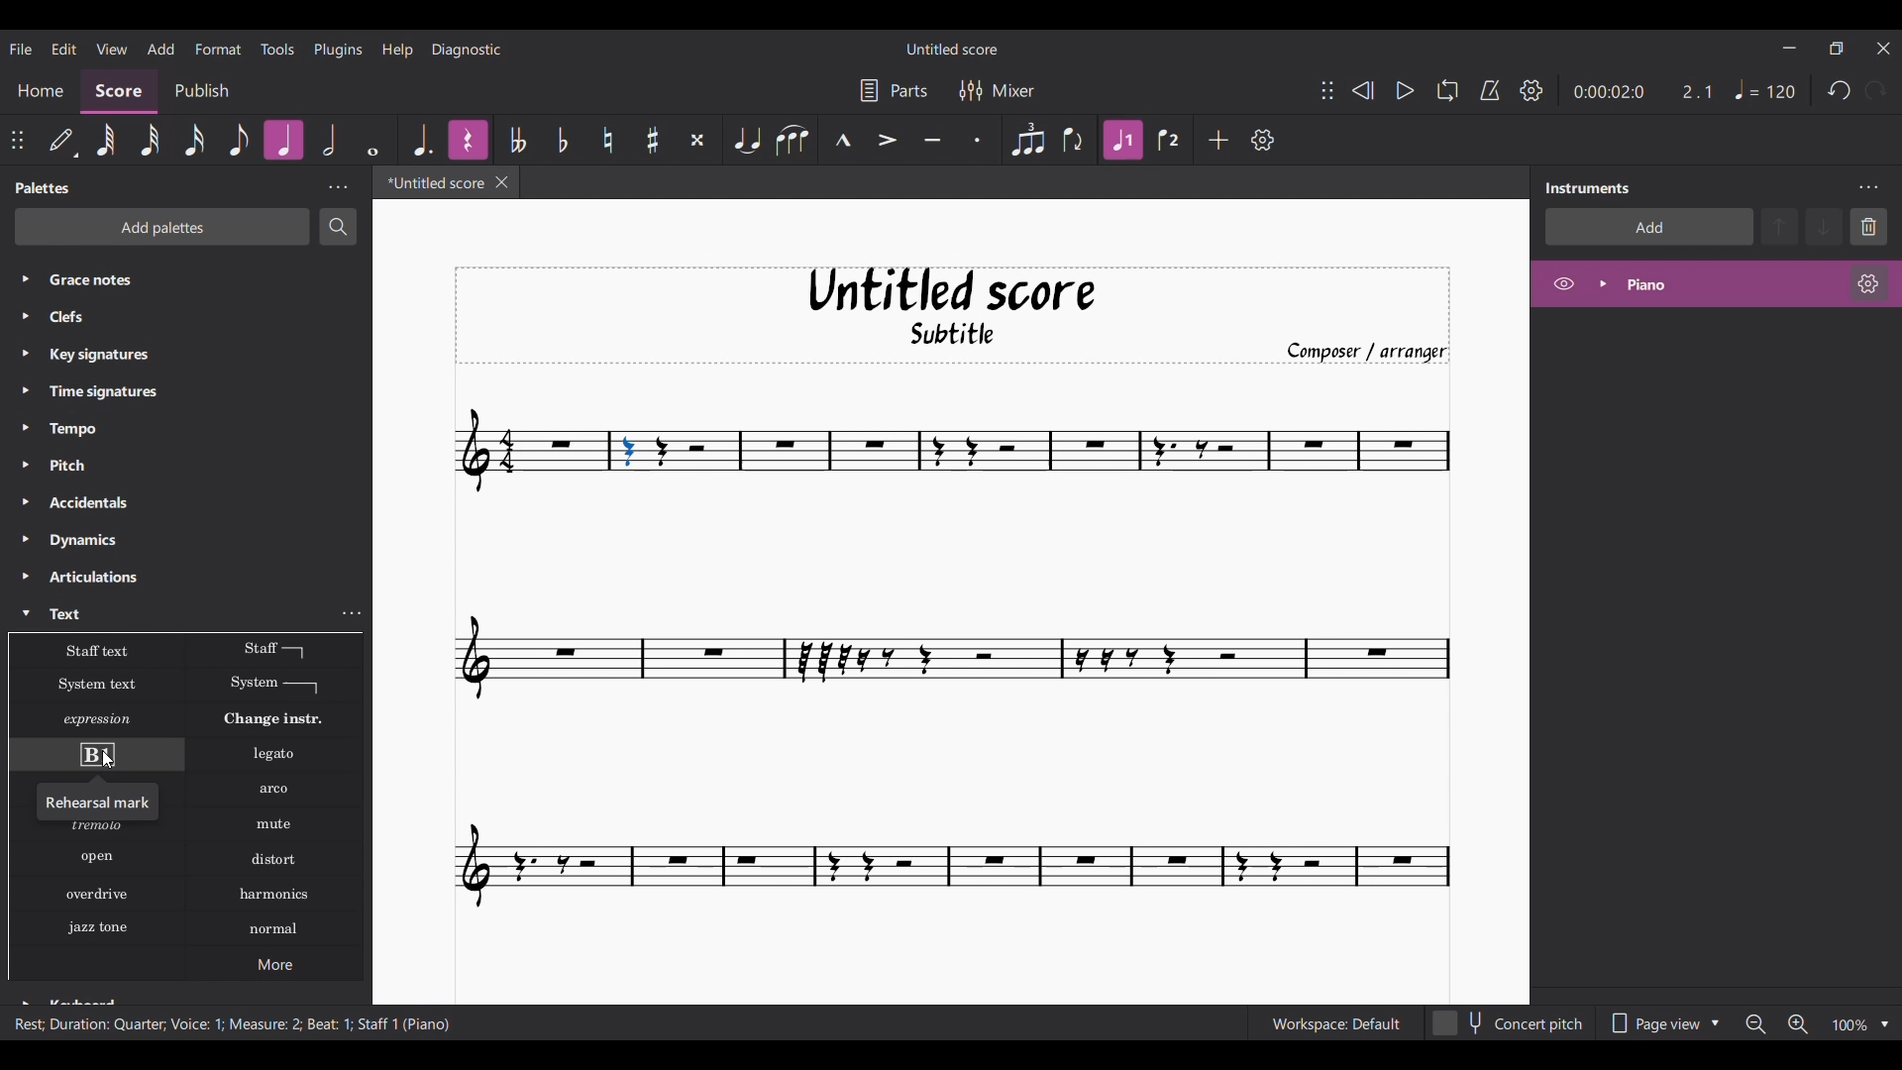 This screenshot has height=1070, width=1902. Describe the element at coordinates (1490, 90) in the screenshot. I see `Metronome` at that location.